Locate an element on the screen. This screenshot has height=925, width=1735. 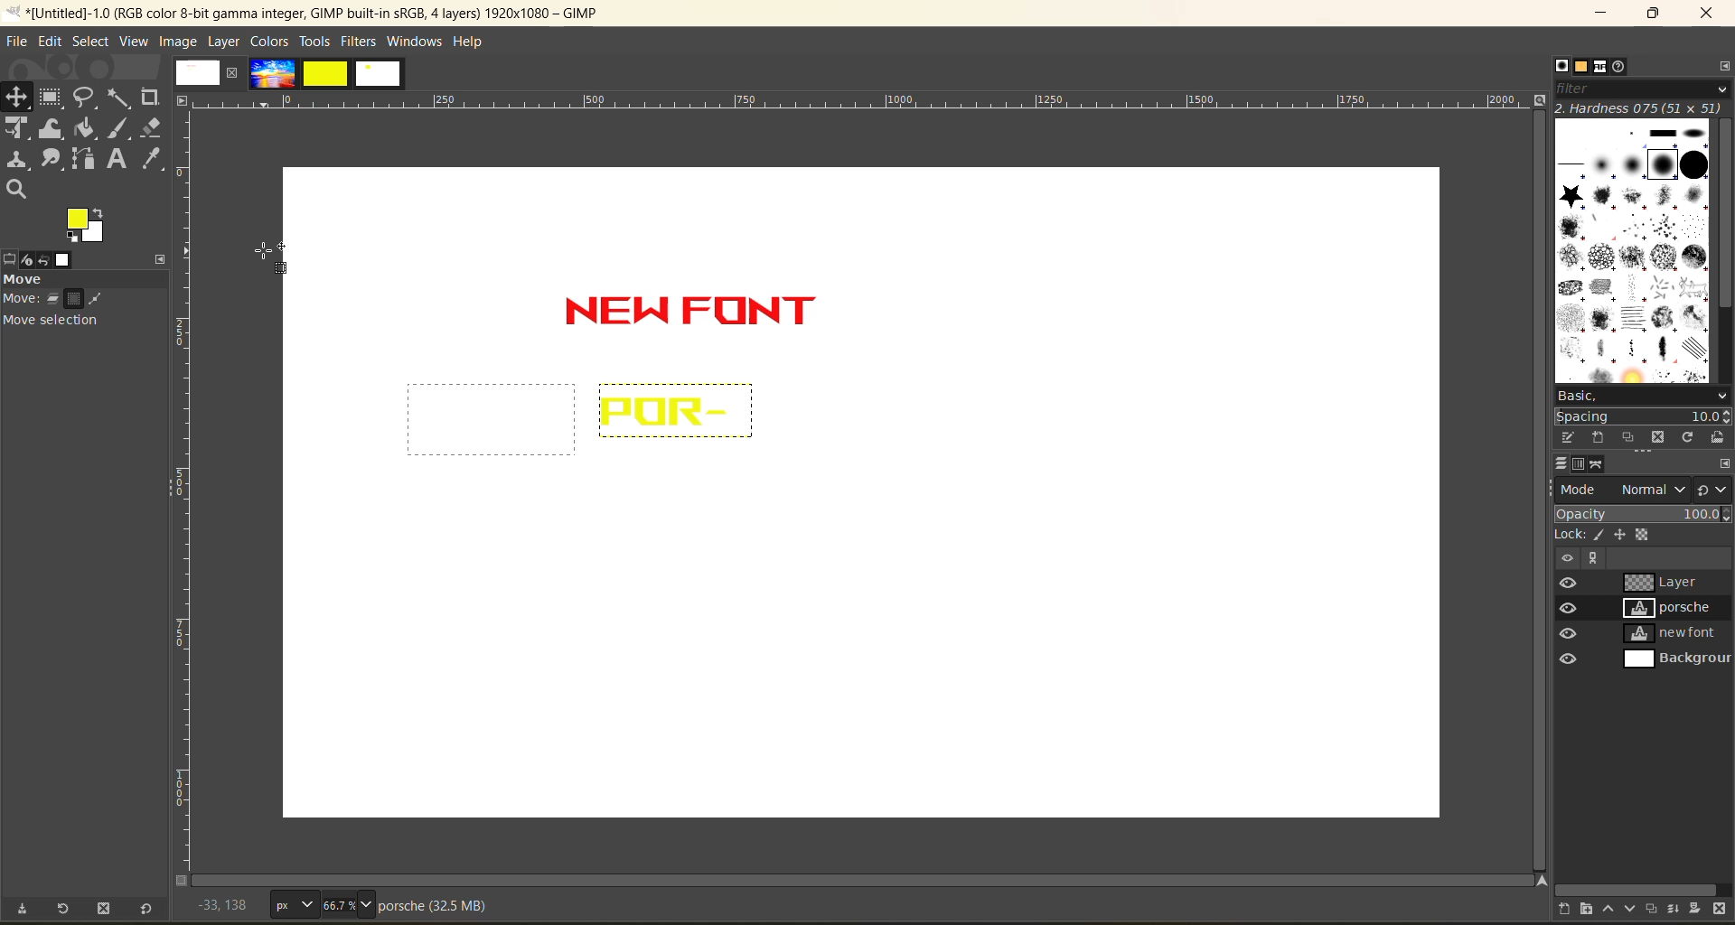
search tool is located at coordinates (21, 191).